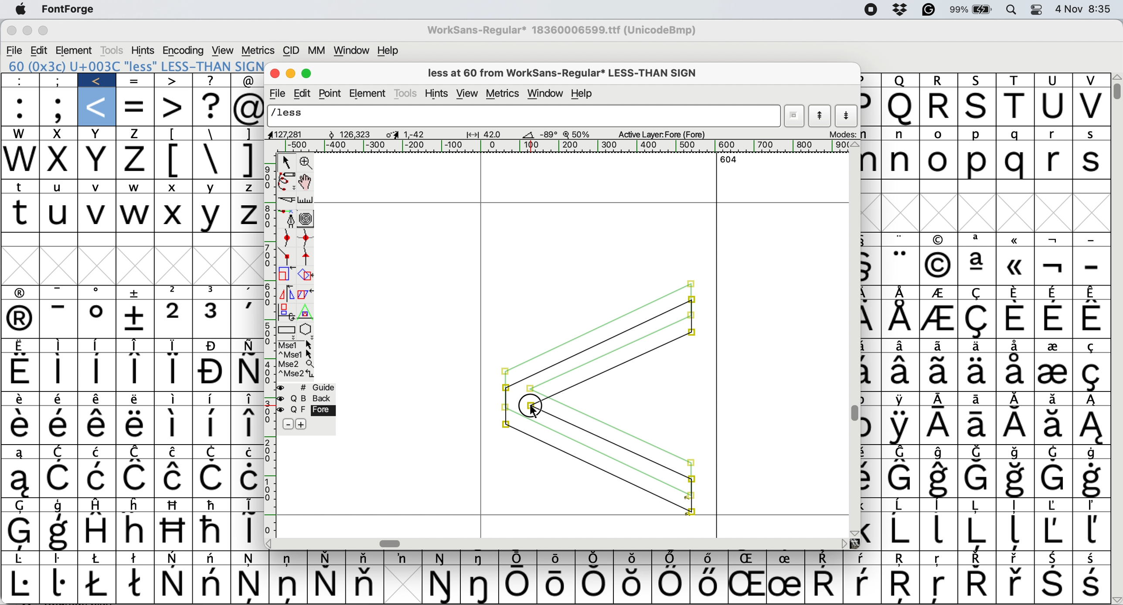 This screenshot has height=605, width=1123. I want to click on add, so click(302, 424).